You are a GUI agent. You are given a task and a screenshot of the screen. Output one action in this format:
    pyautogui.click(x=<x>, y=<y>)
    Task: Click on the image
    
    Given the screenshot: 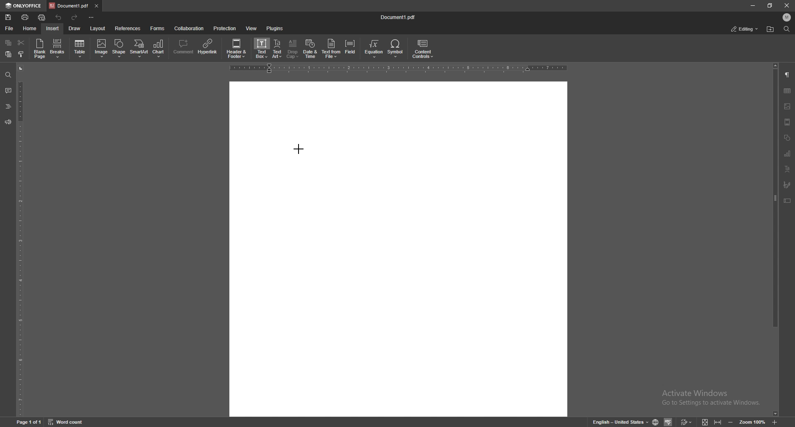 What is the action you would take?
    pyautogui.click(x=101, y=48)
    